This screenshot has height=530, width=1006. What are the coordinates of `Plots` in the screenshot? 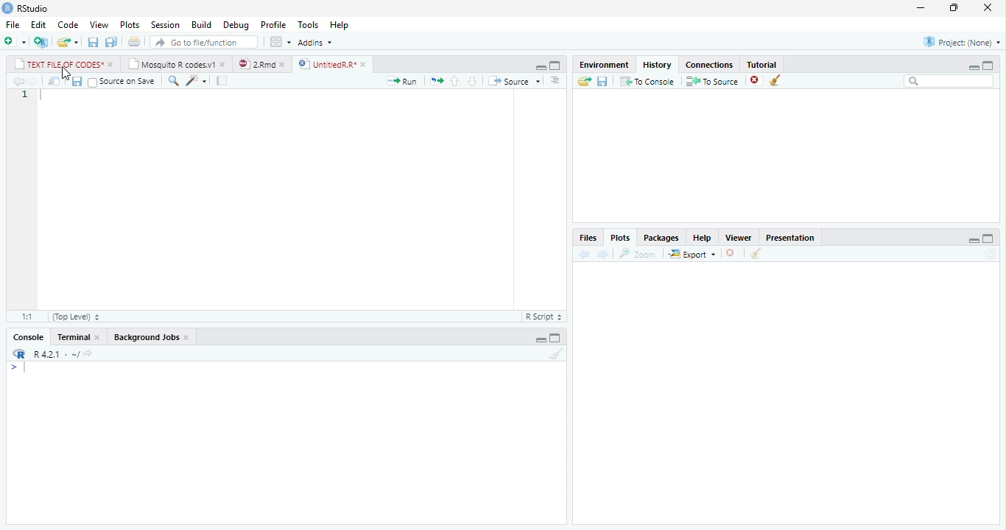 It's located at (620, 238).